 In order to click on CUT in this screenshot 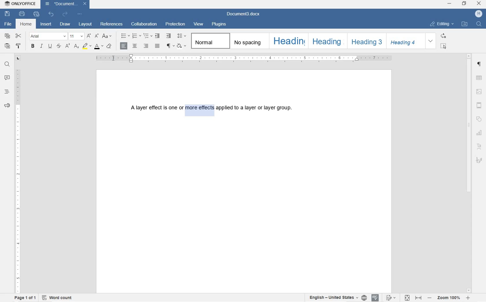, I will do `click(19, 36)`.